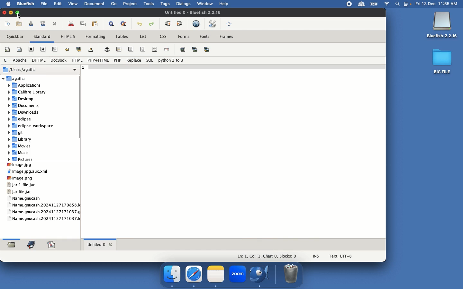 The image size is (463, 289). What do you see at coordinates (18, 165) in the screenshot?
I see `Image` at bounding box center [18, 165].